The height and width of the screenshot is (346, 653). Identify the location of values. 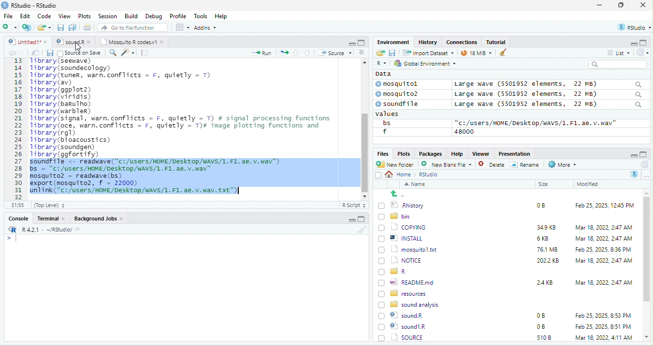
(392, 114).